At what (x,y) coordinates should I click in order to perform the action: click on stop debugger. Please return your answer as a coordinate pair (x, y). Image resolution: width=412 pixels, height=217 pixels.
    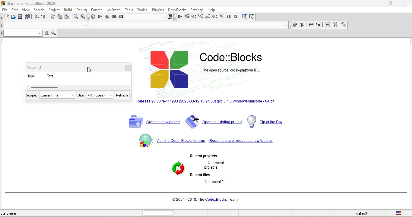
    Looking at the image, I should click on (238, 17).